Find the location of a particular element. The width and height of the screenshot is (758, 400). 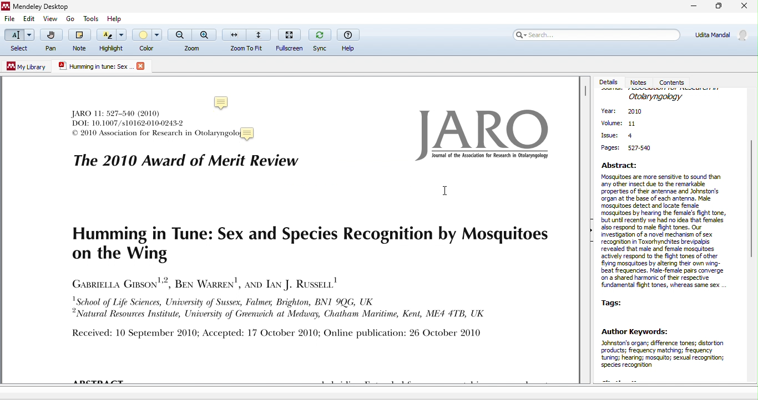

notes is located at coordinates (640, 81).